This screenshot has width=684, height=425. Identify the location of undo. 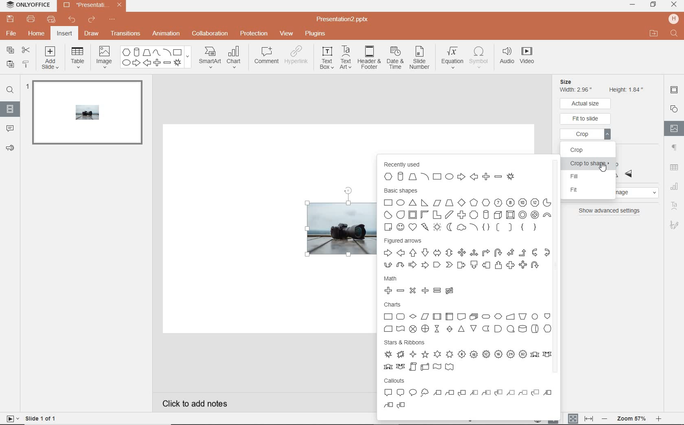
(72, 20).